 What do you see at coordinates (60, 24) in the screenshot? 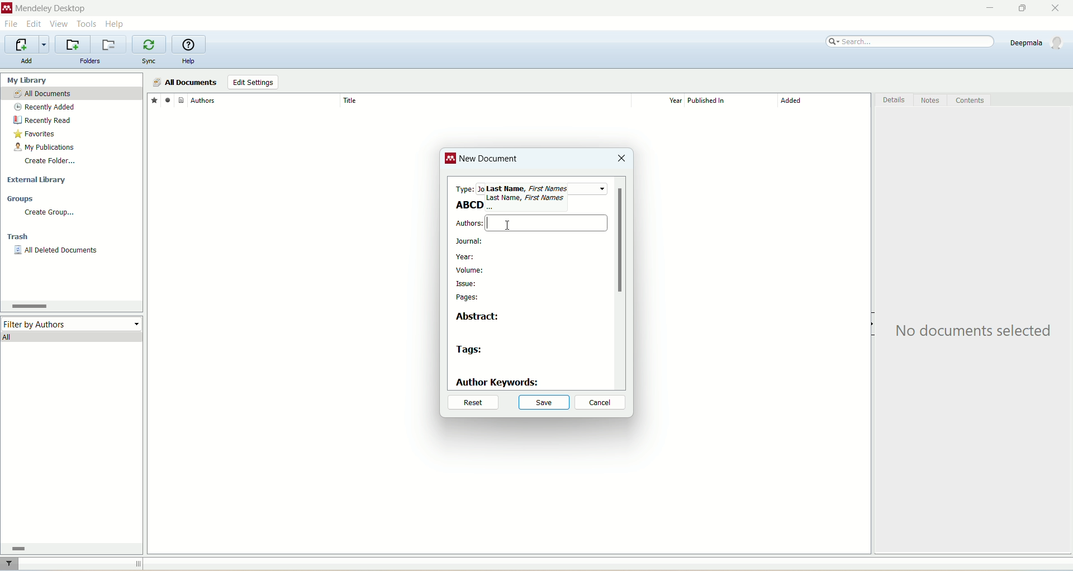
I see `view` at bounding box center [60, 24].